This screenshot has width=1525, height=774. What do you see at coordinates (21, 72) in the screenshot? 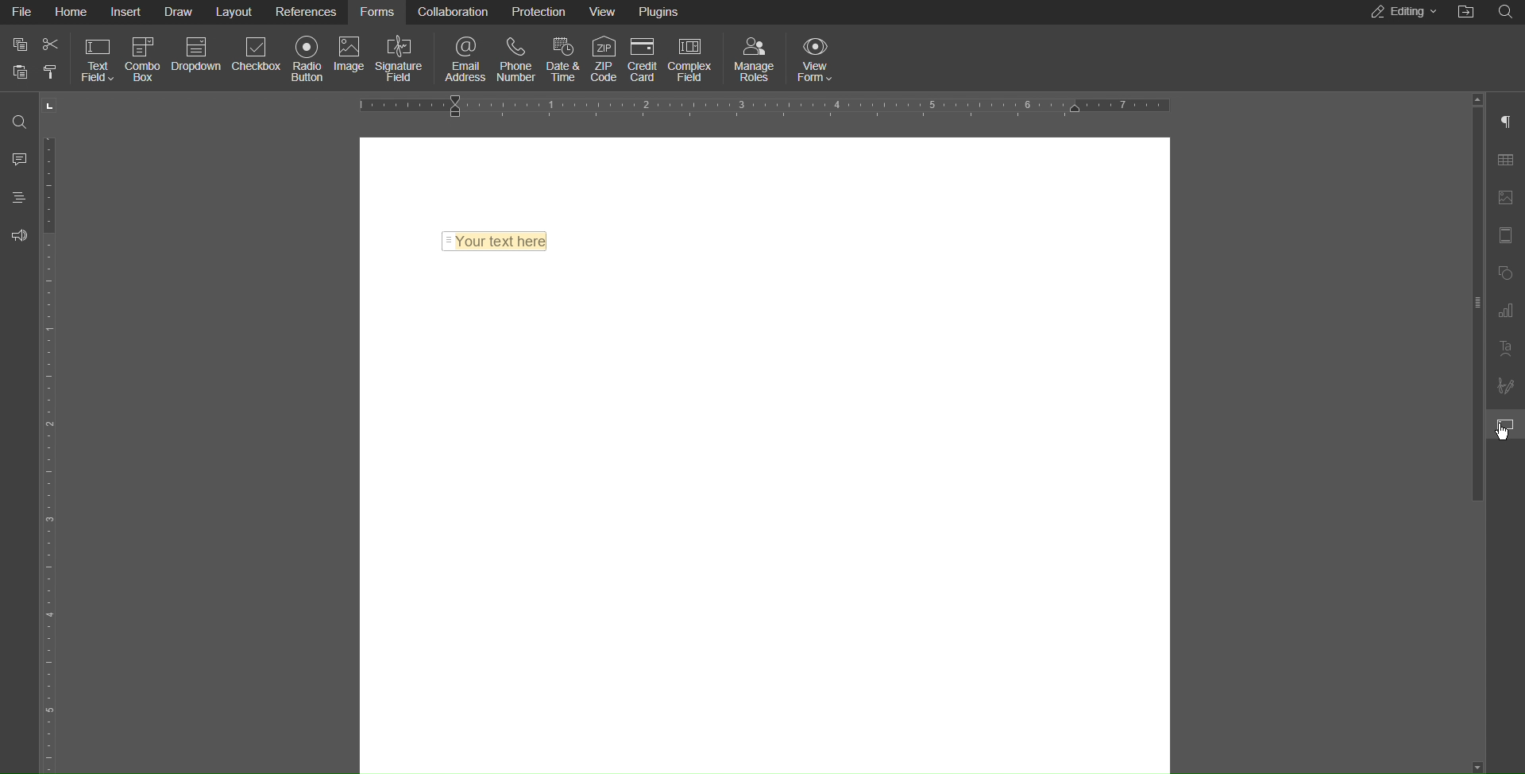
I see `paste` at bounding box center [21, 72].